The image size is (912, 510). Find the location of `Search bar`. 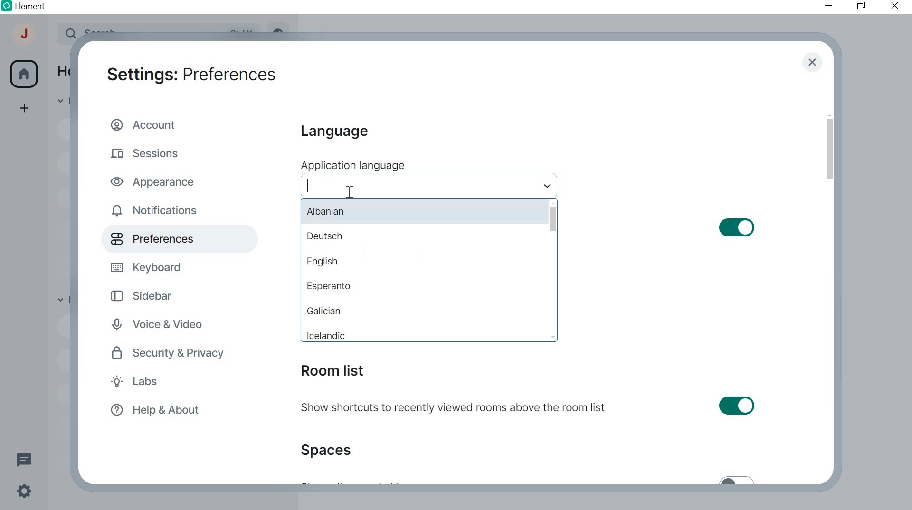

Search bar is located at coordinates (428, 186).